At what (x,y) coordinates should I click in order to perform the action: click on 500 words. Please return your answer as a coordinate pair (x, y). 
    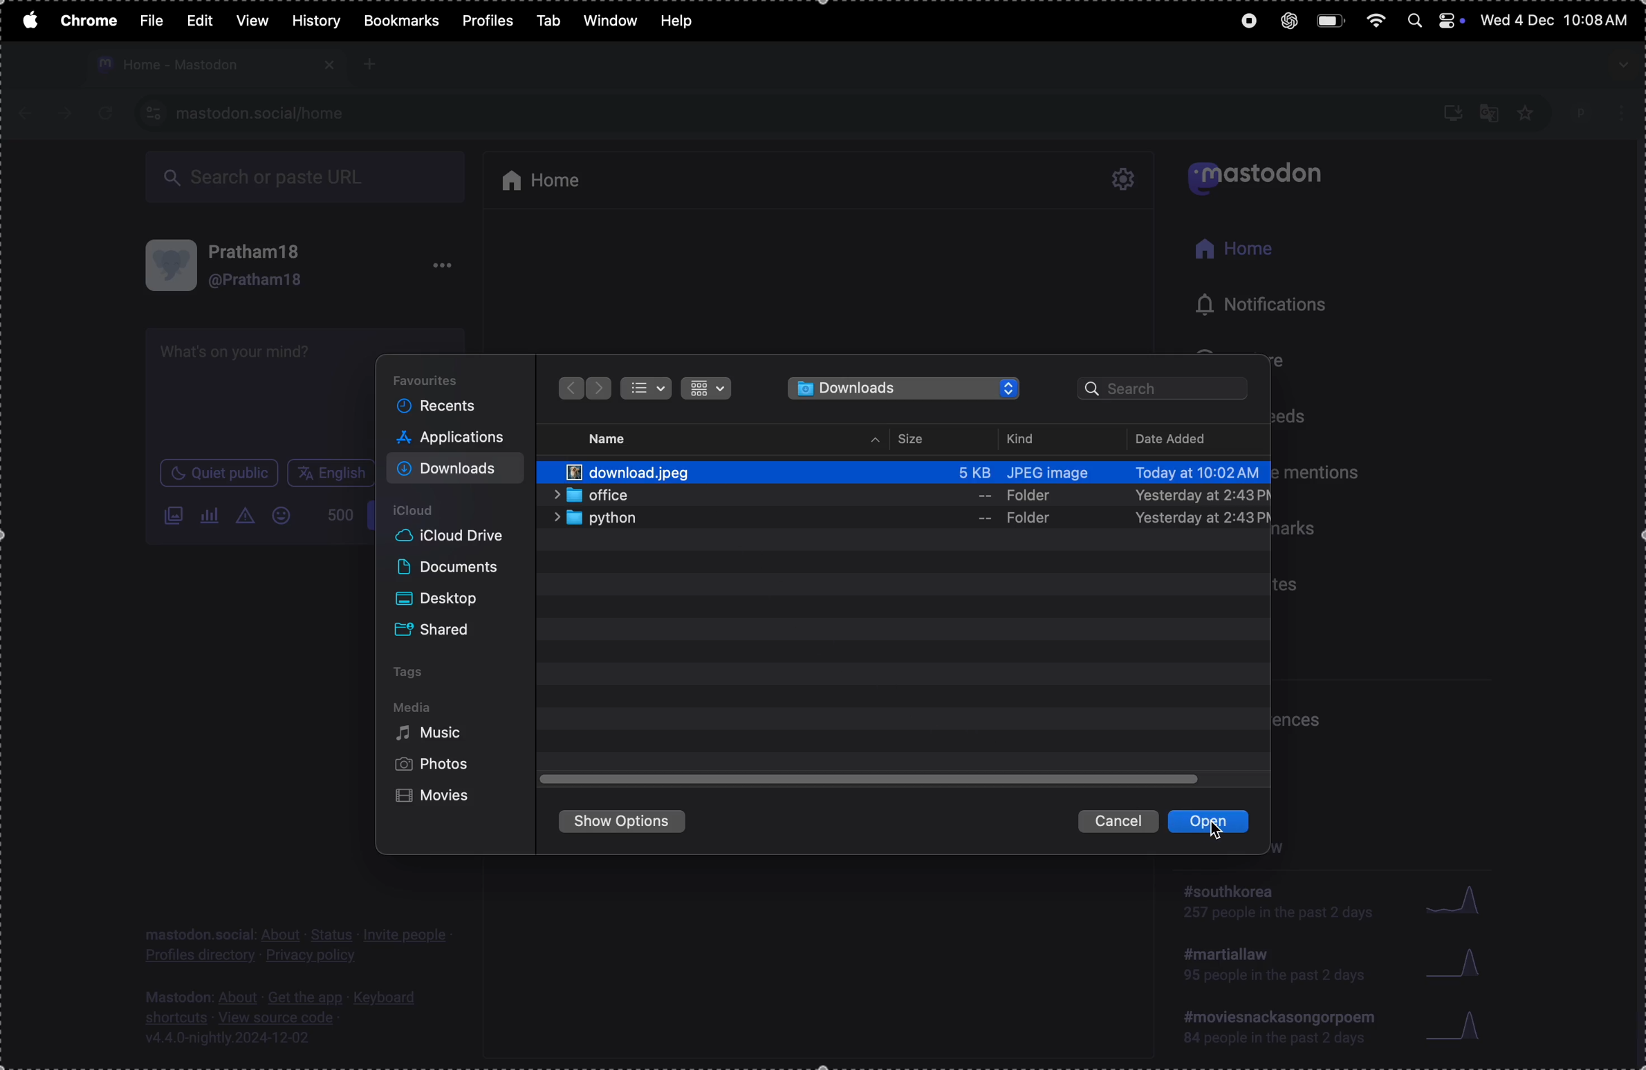
    Looking at the image, I should click on (340, 520).